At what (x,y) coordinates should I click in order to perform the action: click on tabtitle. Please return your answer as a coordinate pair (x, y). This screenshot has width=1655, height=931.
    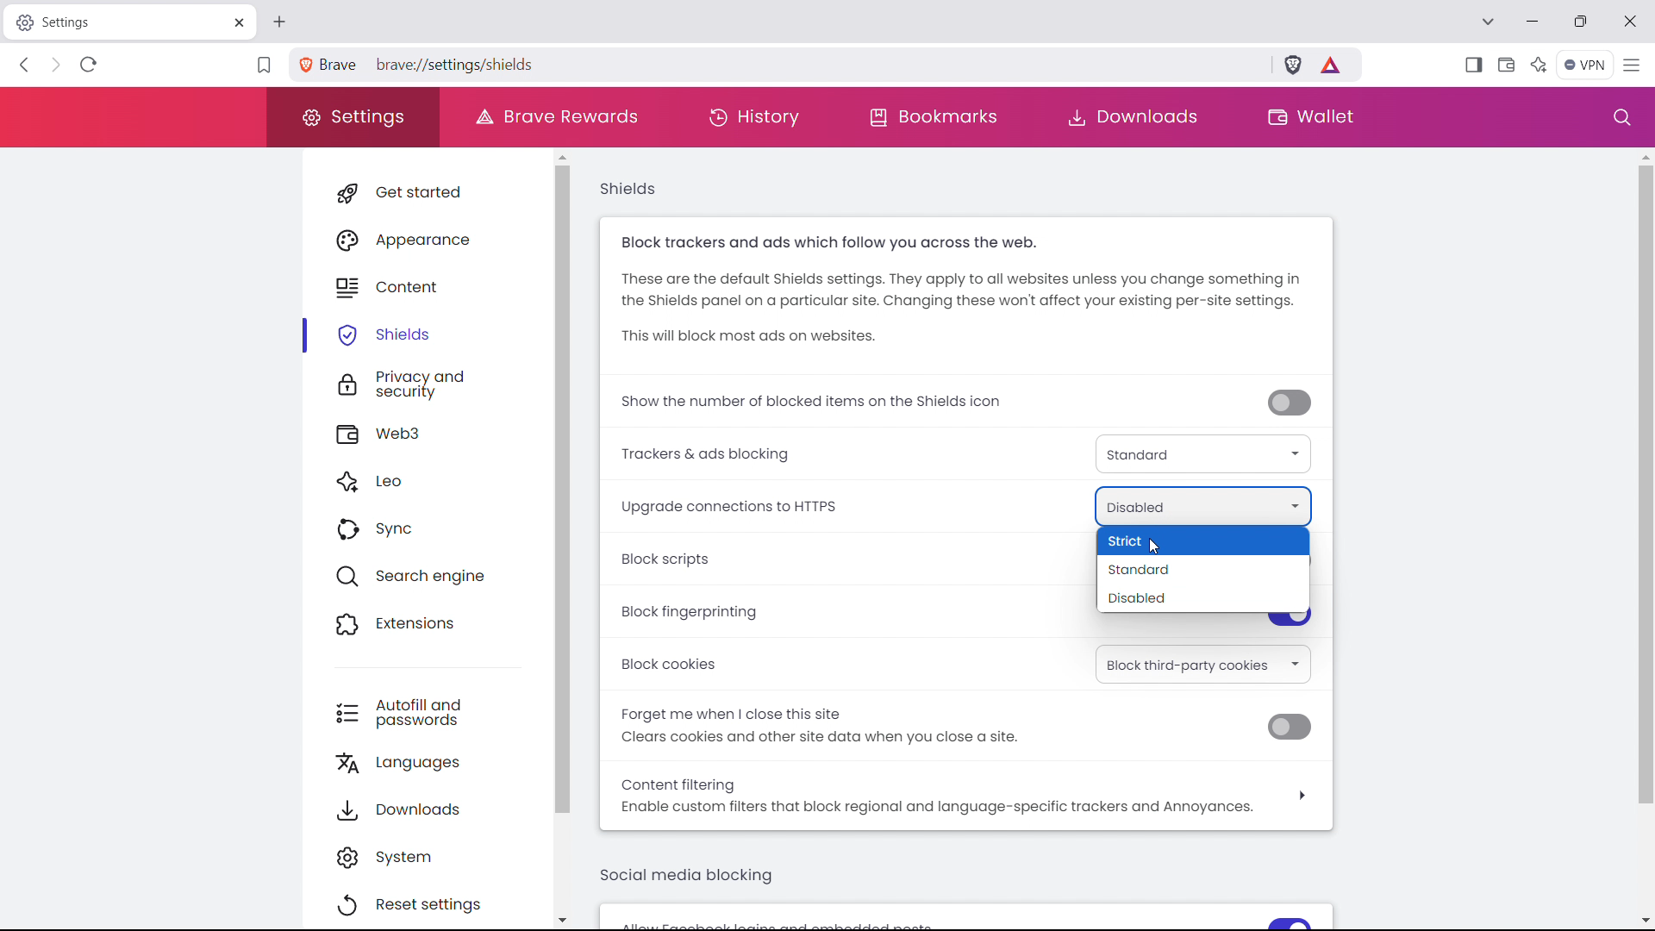
    Looking at the image, I should click on (115, 22).